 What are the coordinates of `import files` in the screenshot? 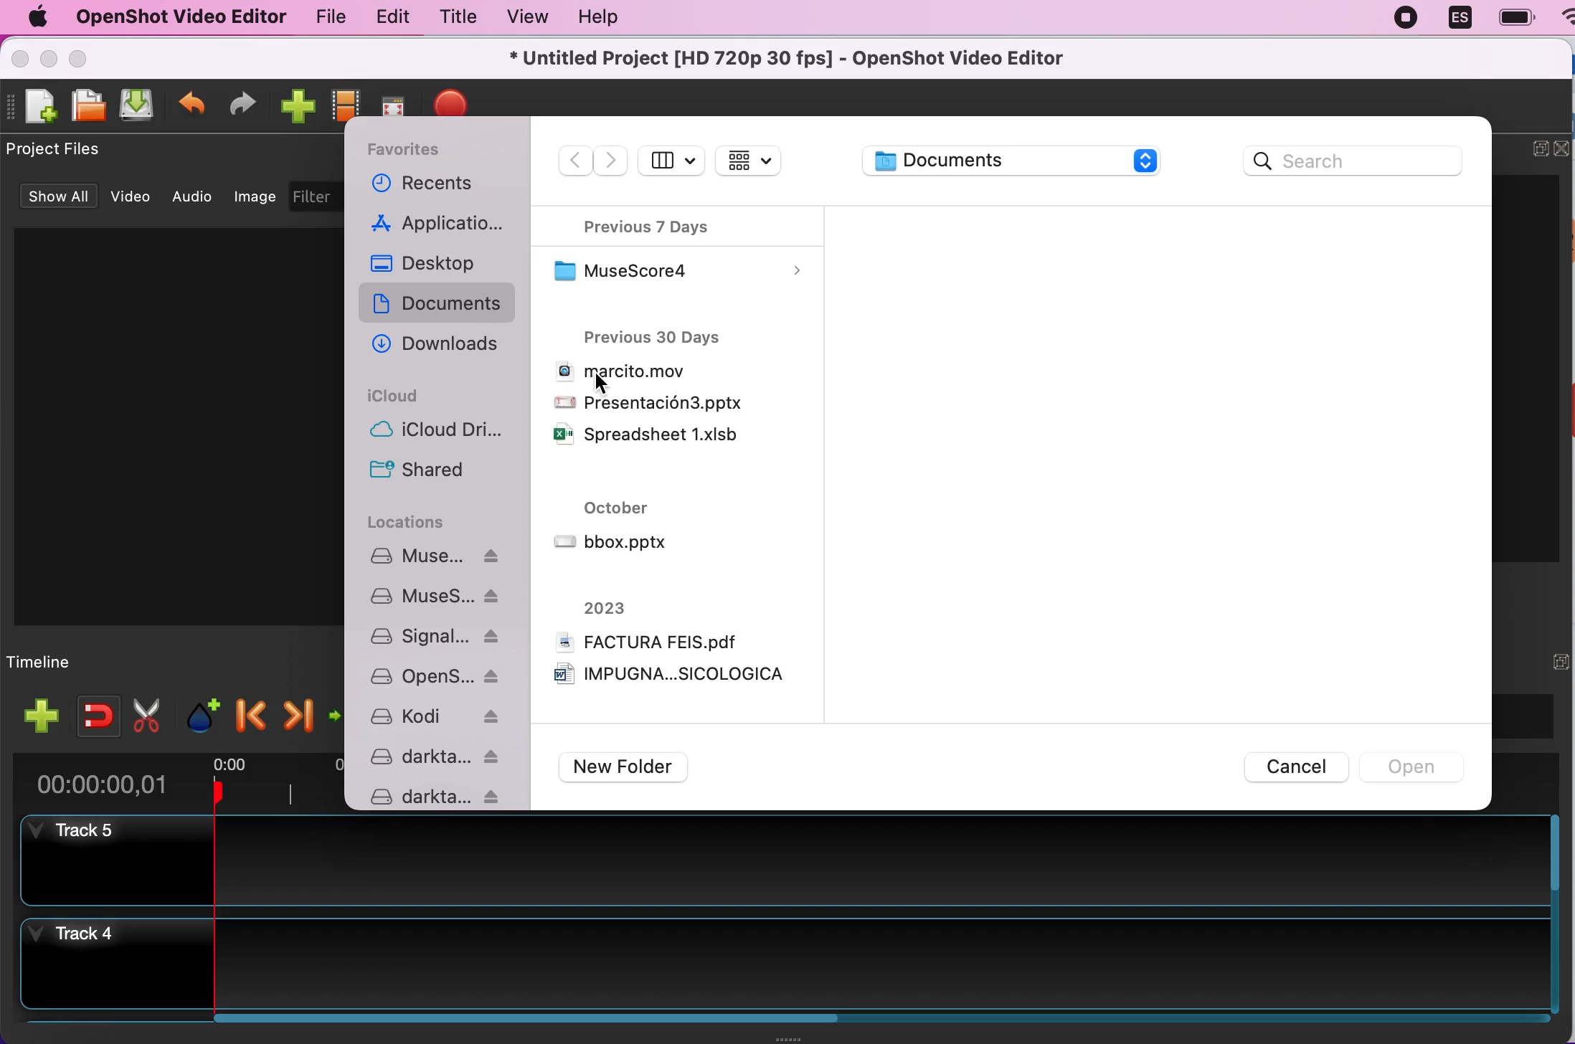 It's located at (299, 105).